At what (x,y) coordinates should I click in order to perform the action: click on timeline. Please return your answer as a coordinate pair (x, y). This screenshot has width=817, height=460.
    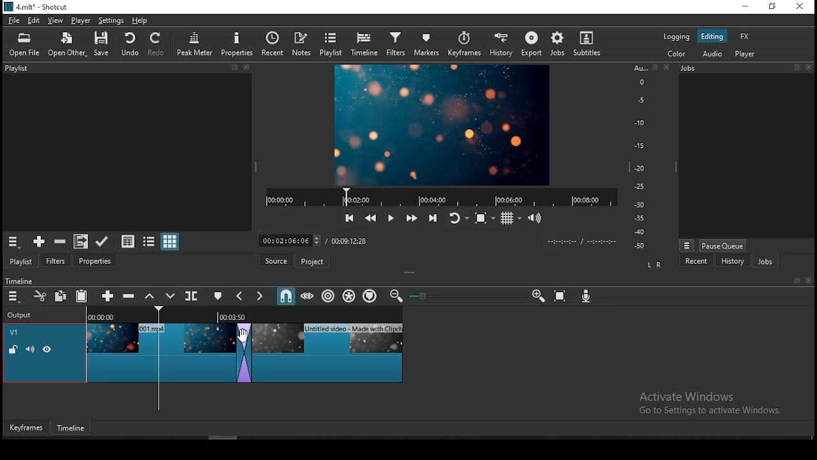
    Looking at the image, I should click on (71, 428).